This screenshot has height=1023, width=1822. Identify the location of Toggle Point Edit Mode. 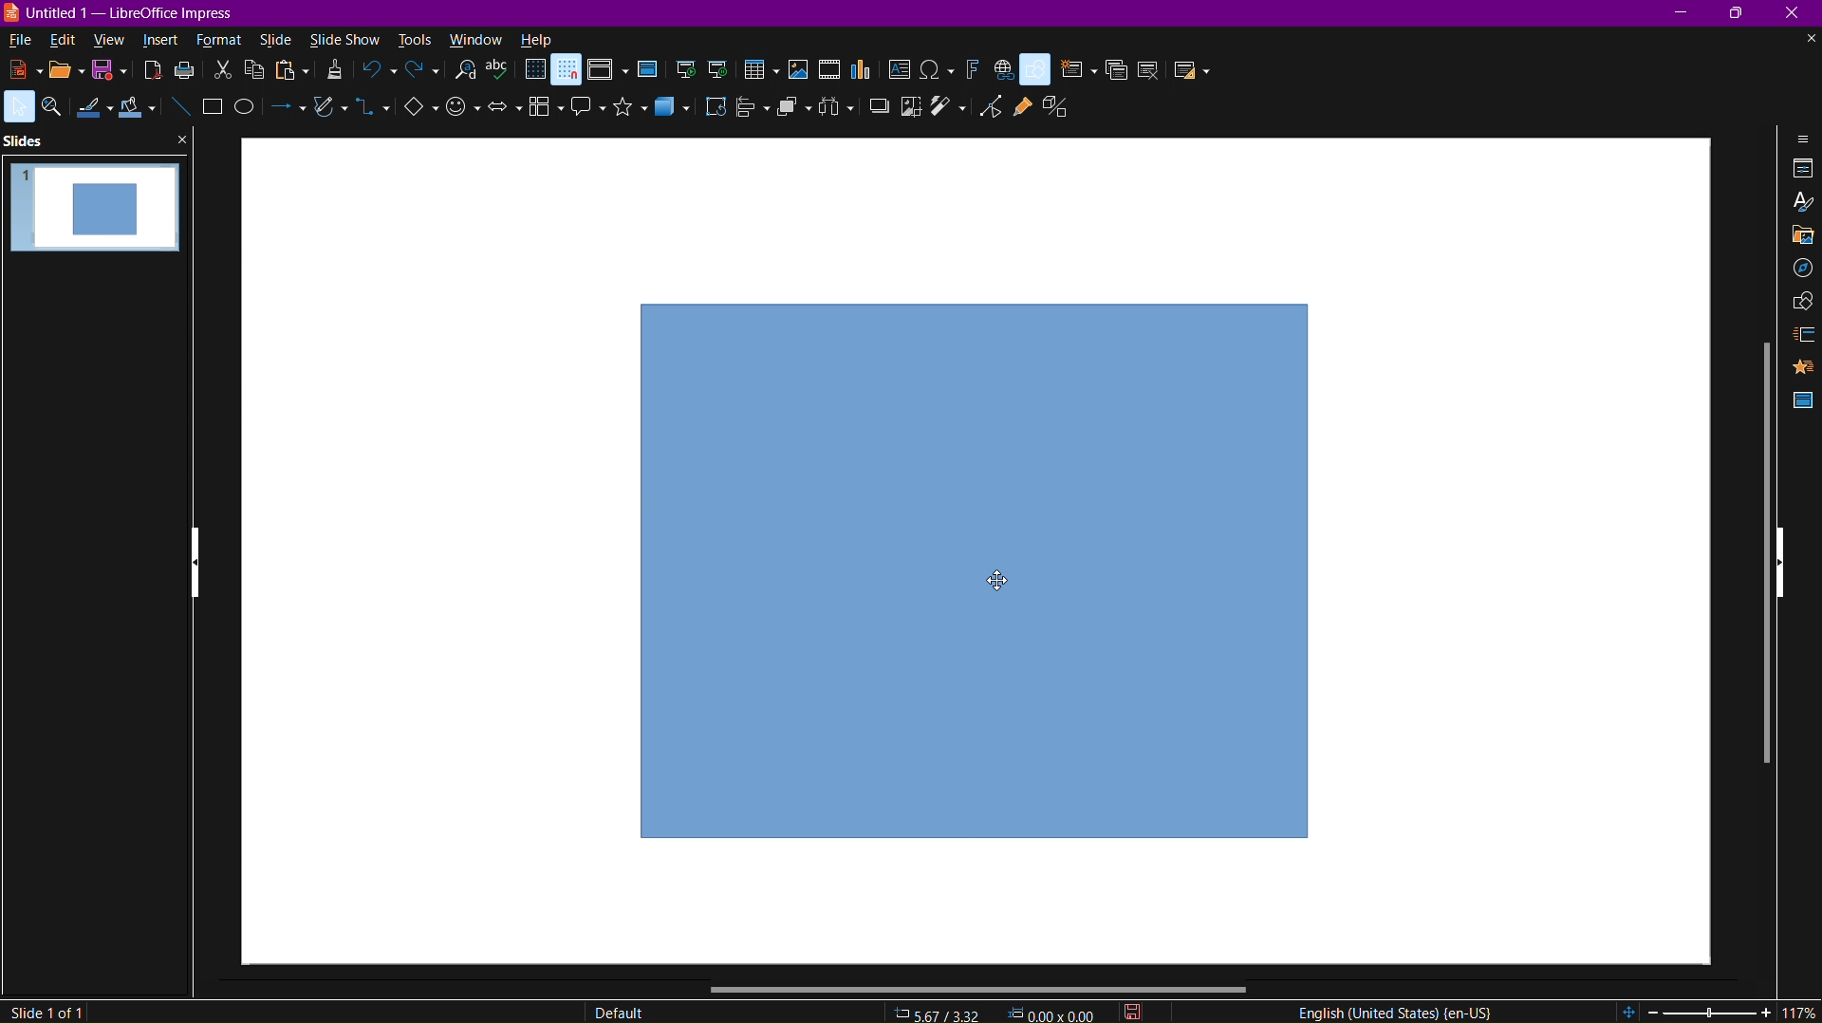
(995, 106).